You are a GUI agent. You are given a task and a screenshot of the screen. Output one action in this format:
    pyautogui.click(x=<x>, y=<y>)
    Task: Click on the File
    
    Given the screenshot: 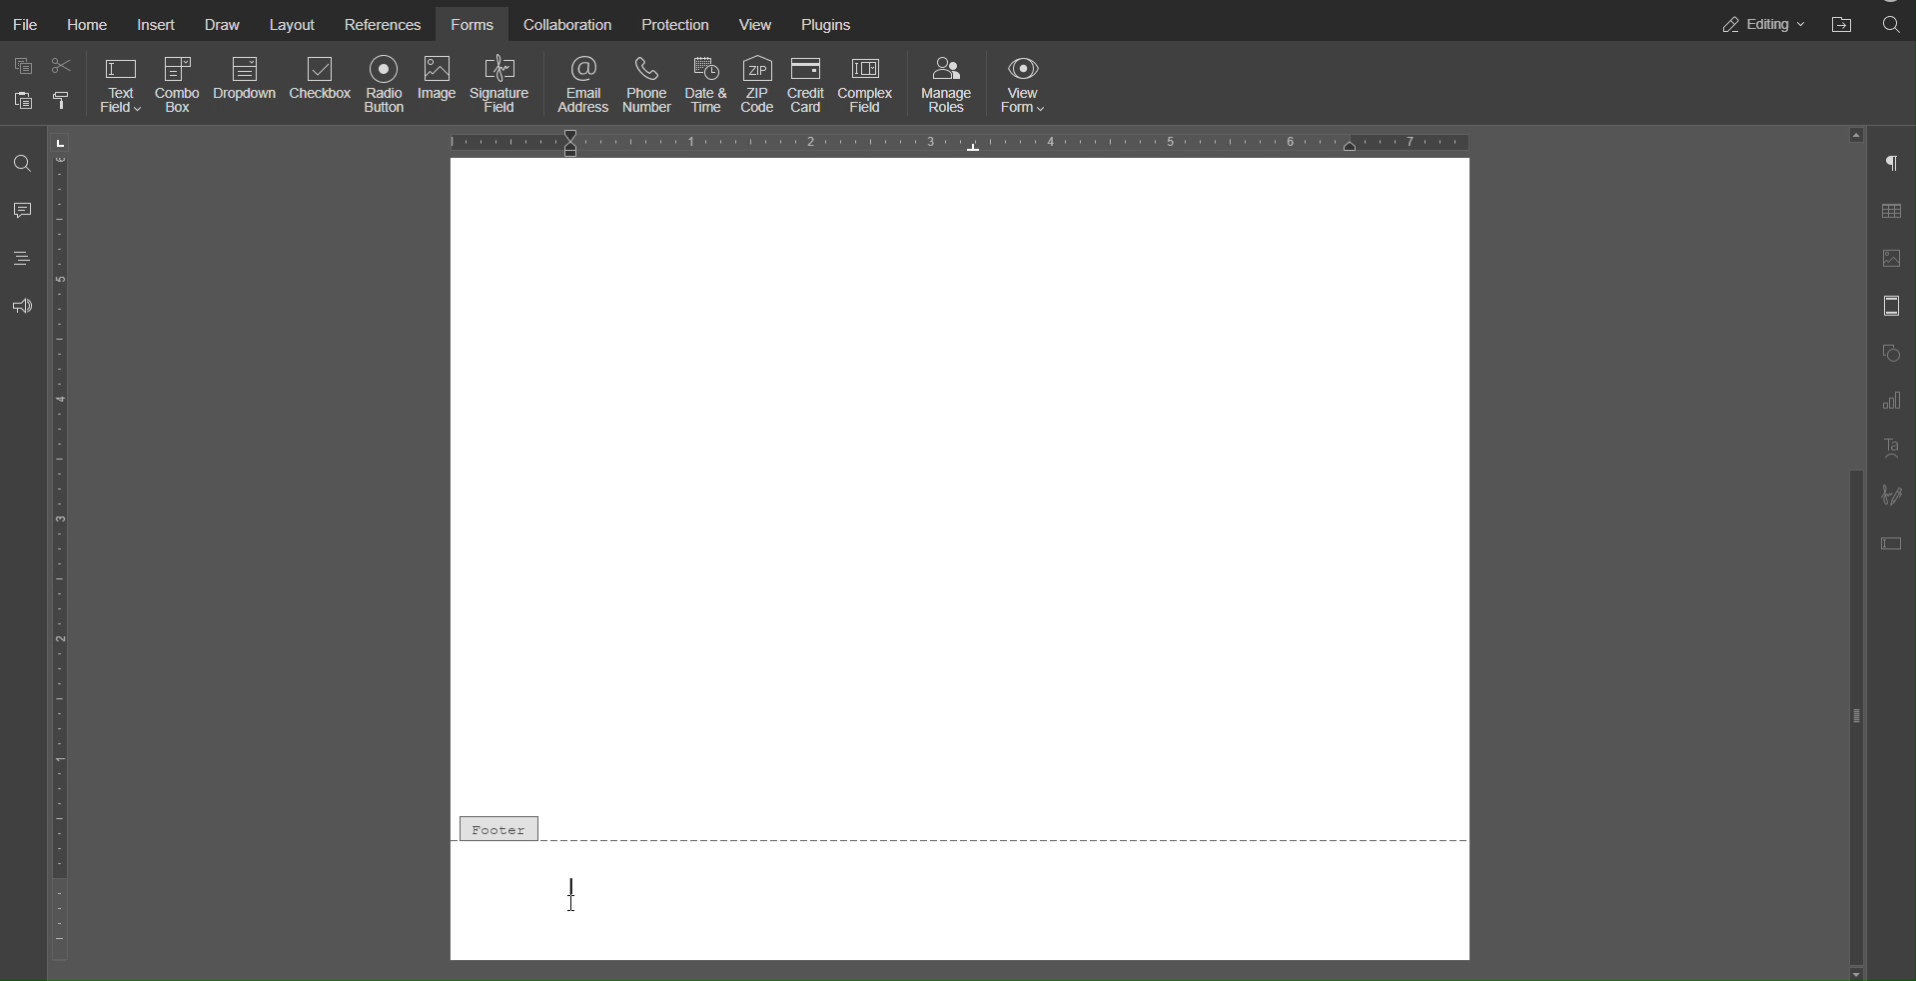 What is the action you would take?
    pyautogui.click(x=28, y=26)
    